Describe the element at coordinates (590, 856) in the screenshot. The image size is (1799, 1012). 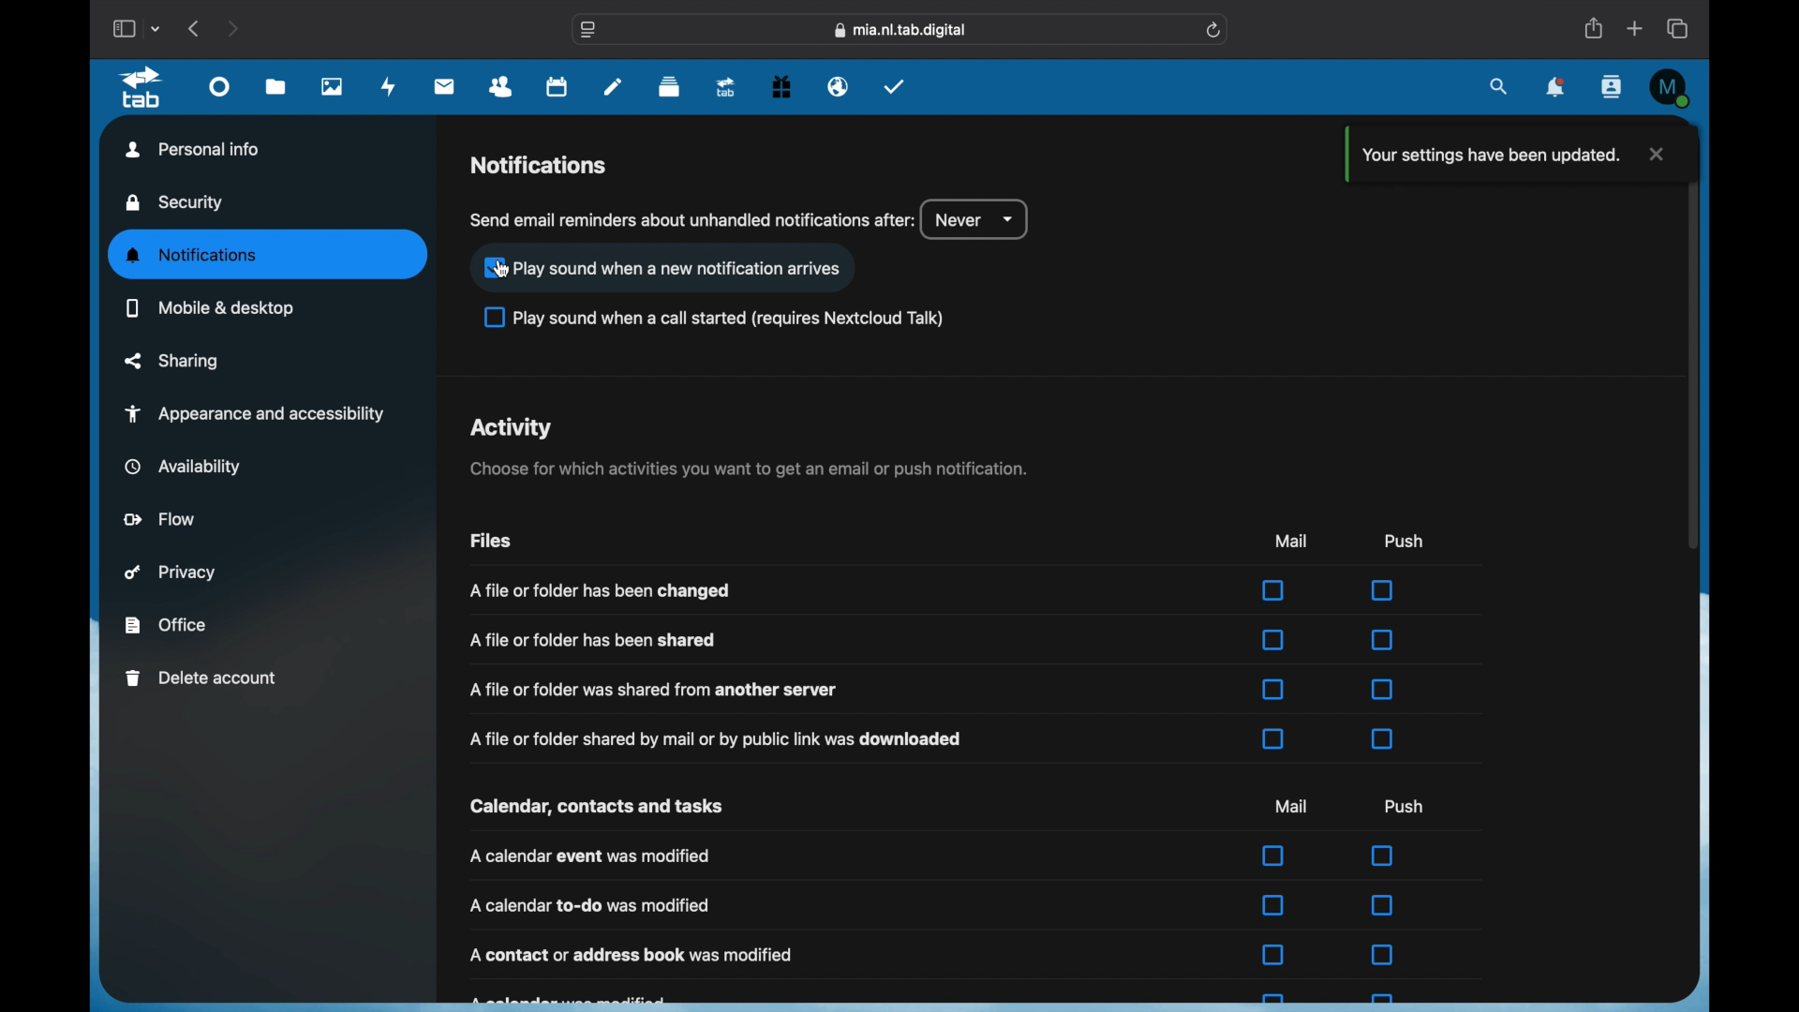
I see `a calendar event was modified` at that location.